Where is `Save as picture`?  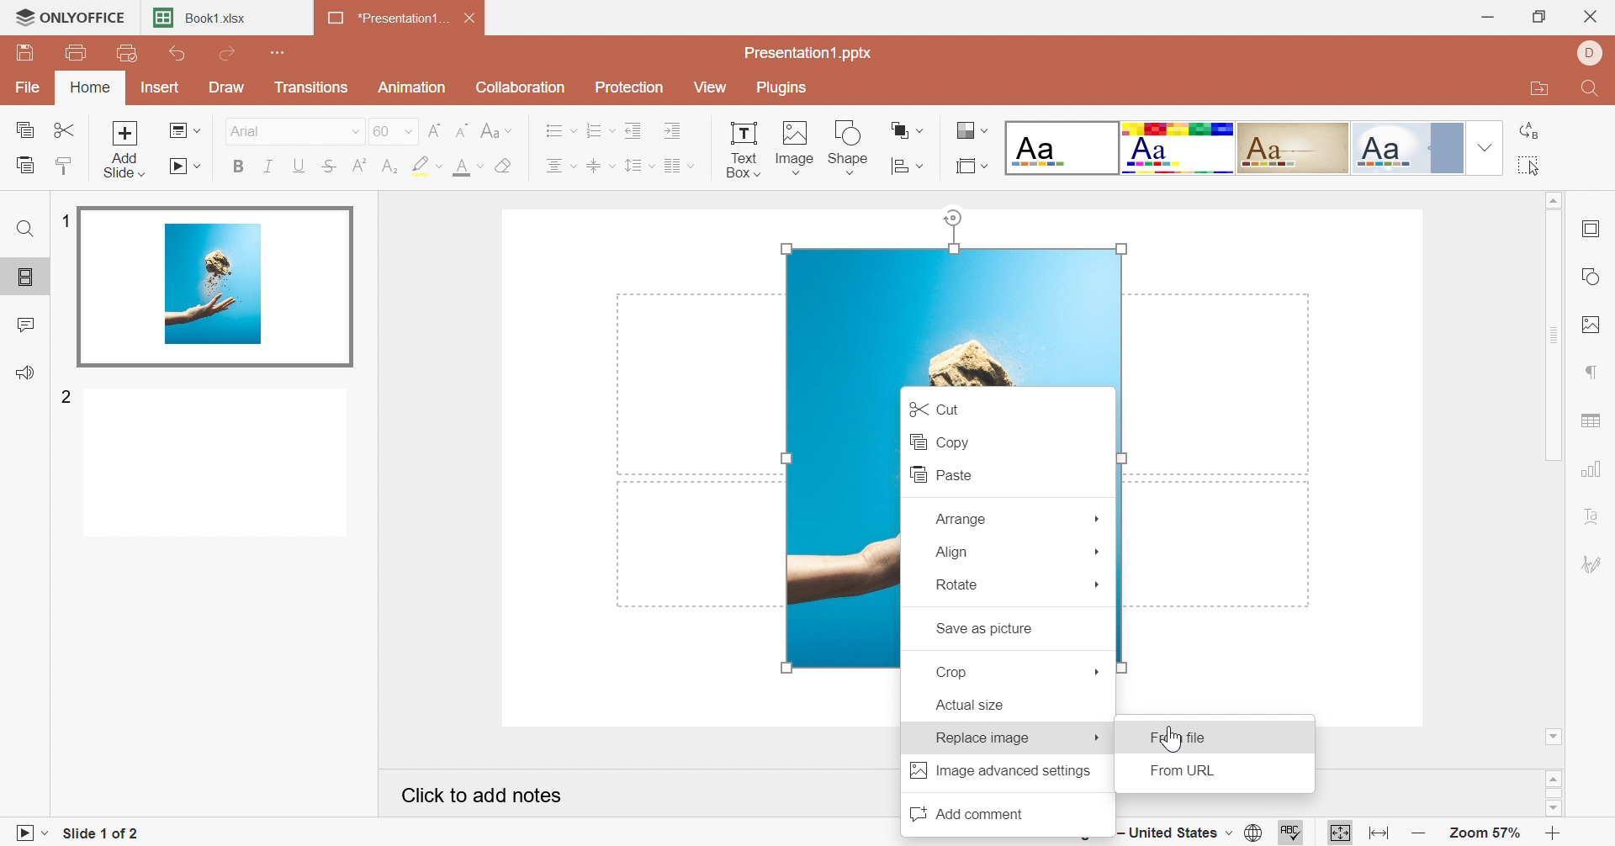
Save as picture is located at coordinates (983, 630).